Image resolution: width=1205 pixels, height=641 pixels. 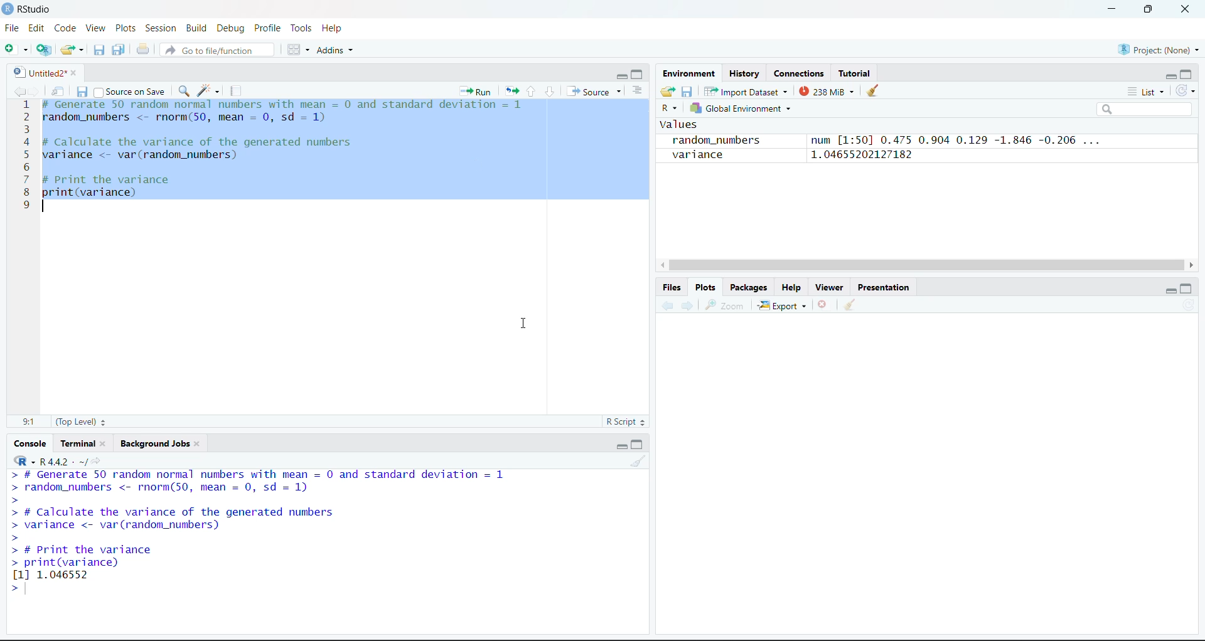 What do you see at coordinates (209, 91) in the screenshot?
I see `code tools` at bounding box center [209, 91].